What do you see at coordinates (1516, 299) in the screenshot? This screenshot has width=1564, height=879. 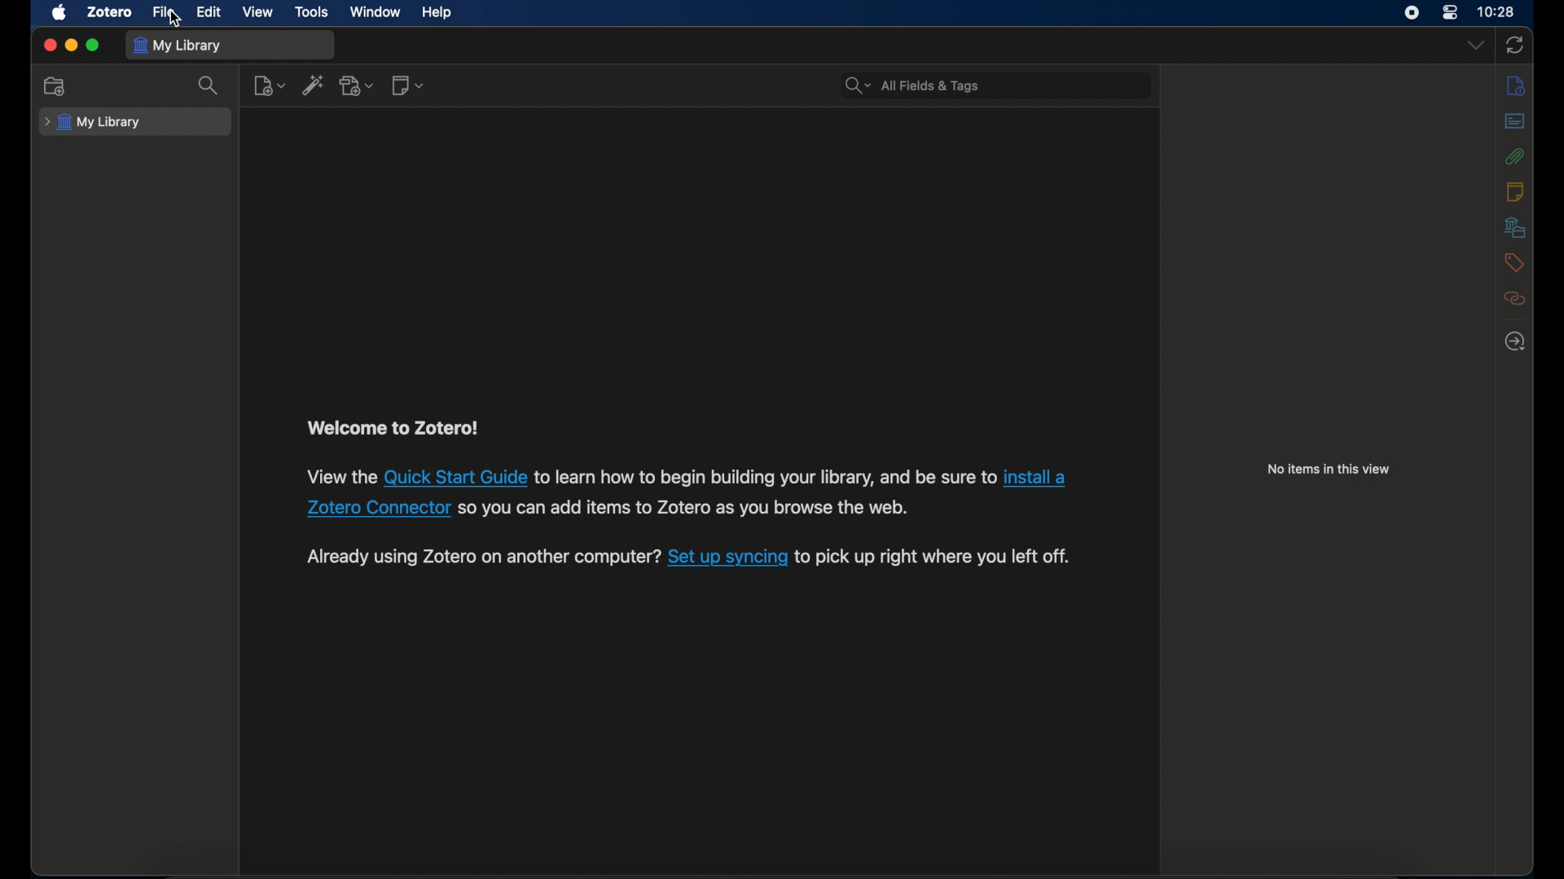 I see `related` at bounding box center [1516, 299].